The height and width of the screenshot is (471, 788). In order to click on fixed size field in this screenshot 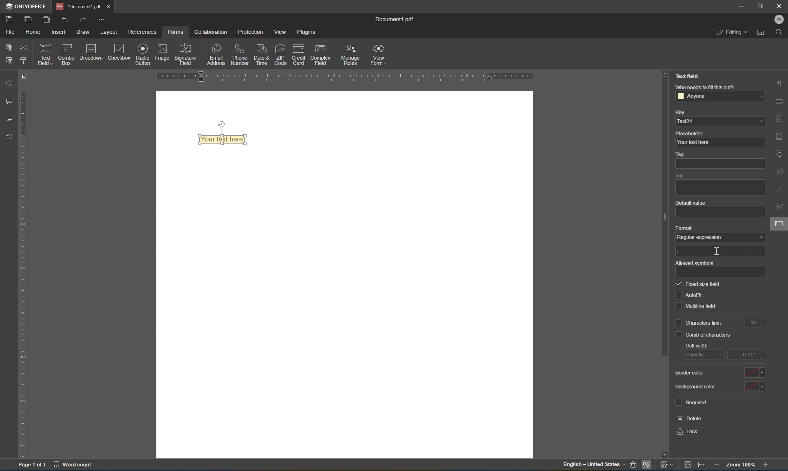, I will do `click(698, 285)`.